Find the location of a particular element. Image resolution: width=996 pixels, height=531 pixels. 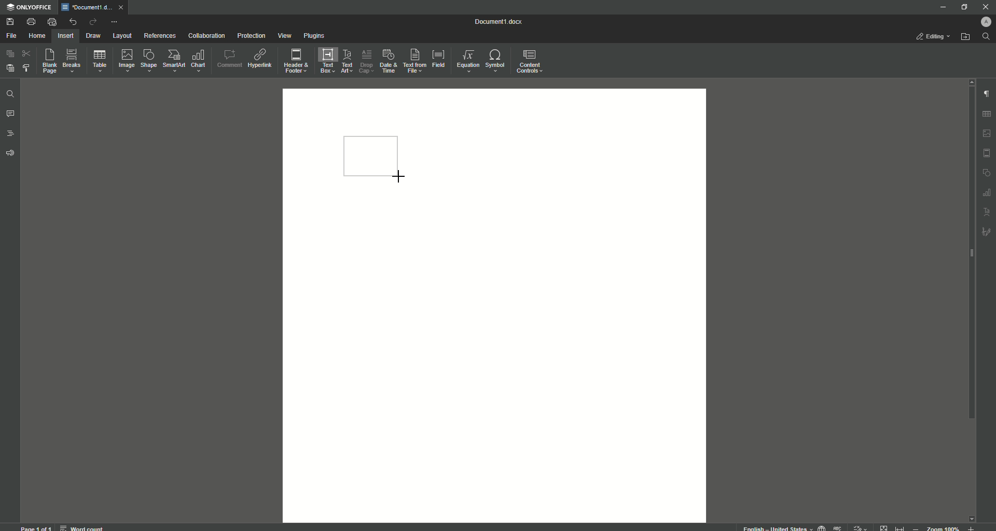

spell checking is located at coordinates (838, 527).